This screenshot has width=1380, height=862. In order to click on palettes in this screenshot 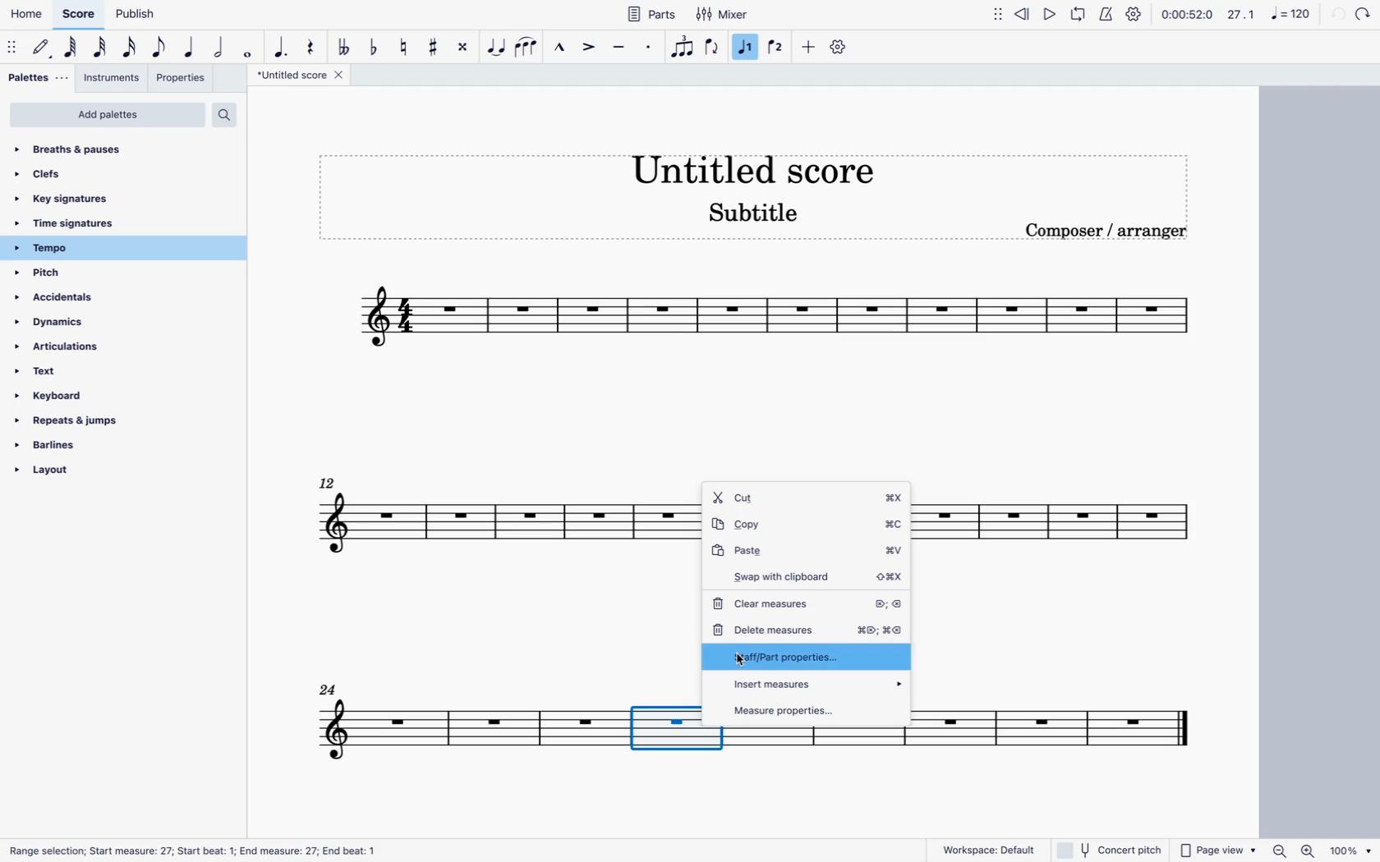, I will do `click(35, 77)`.